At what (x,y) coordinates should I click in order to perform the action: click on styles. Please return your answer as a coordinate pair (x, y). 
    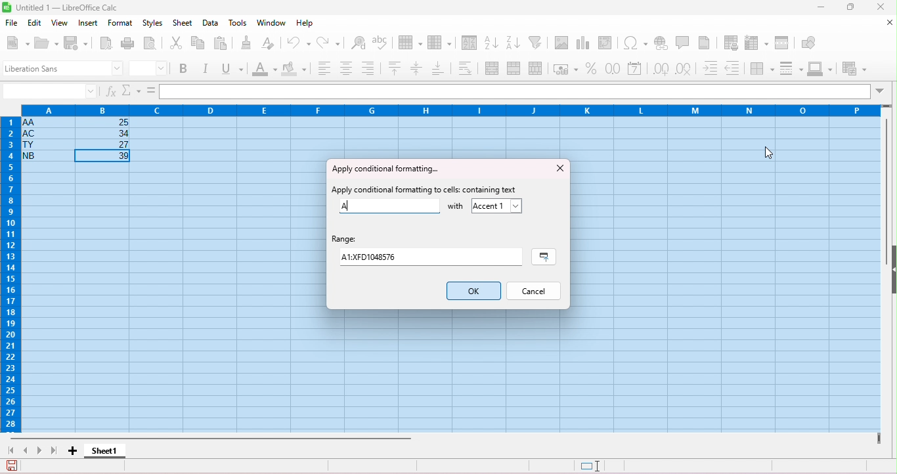
    Looking at the image, I should click on (155, 24).